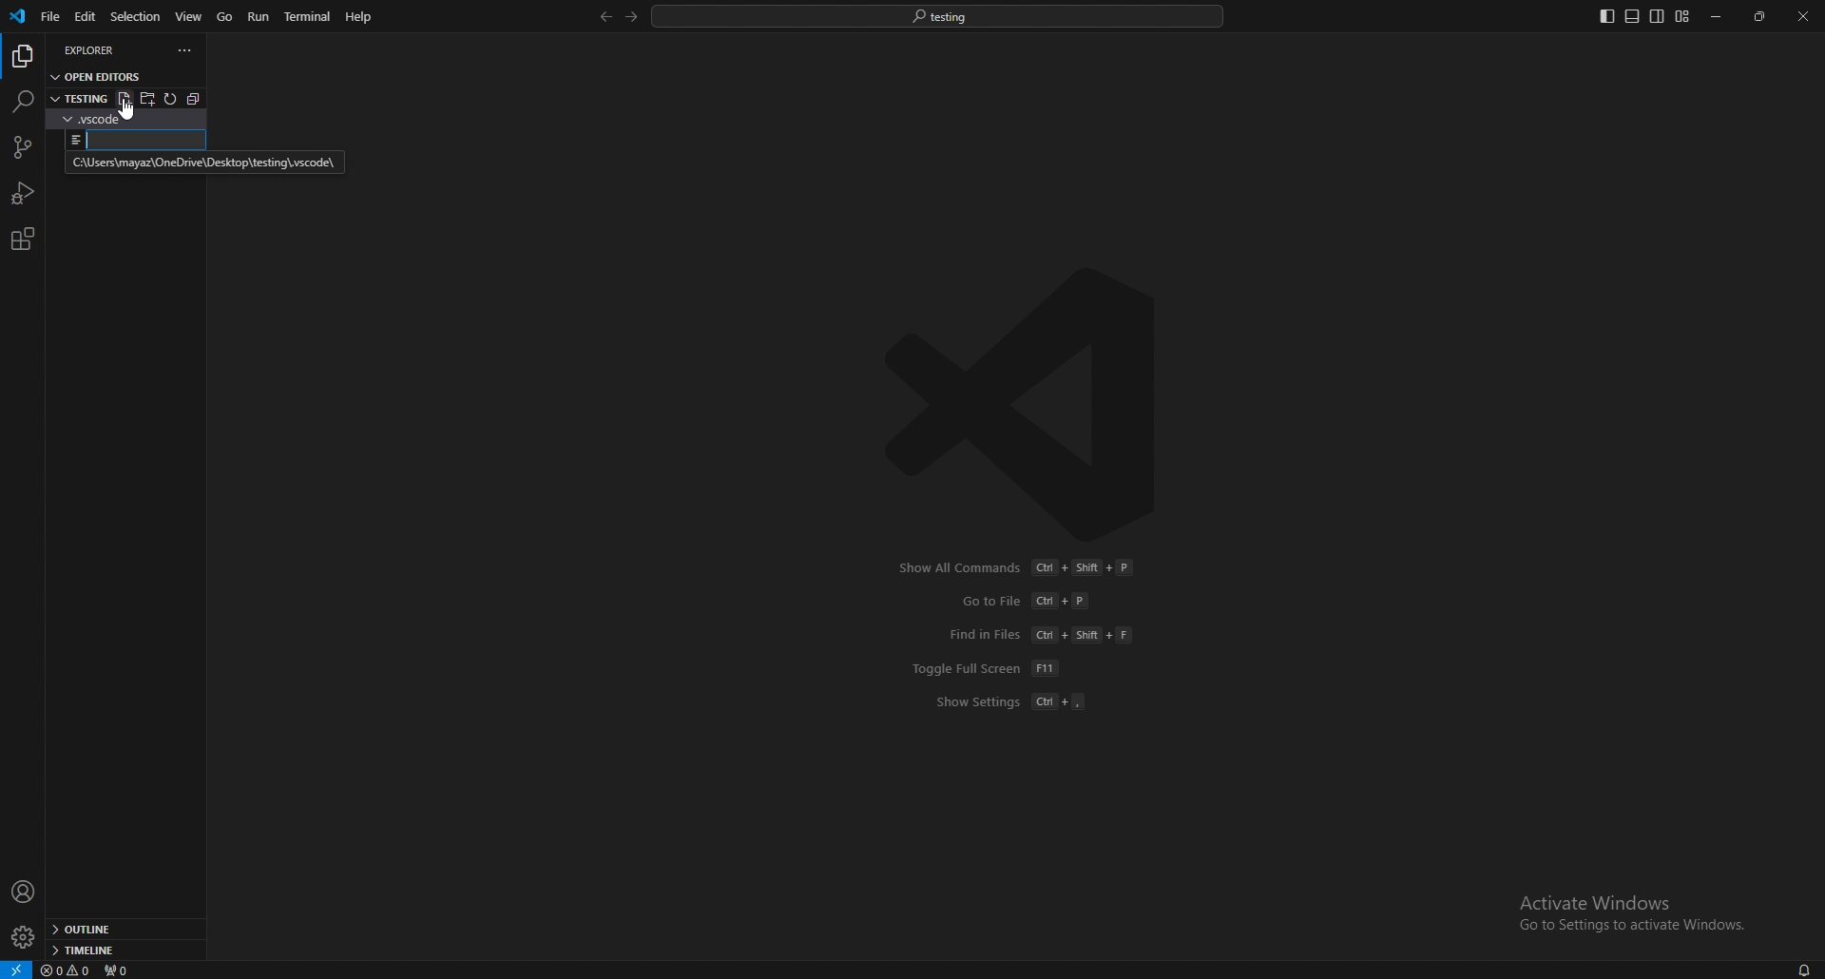 The height and width of the screenshot is (979, 1825). I want to click on timeline, so click(120, 950).